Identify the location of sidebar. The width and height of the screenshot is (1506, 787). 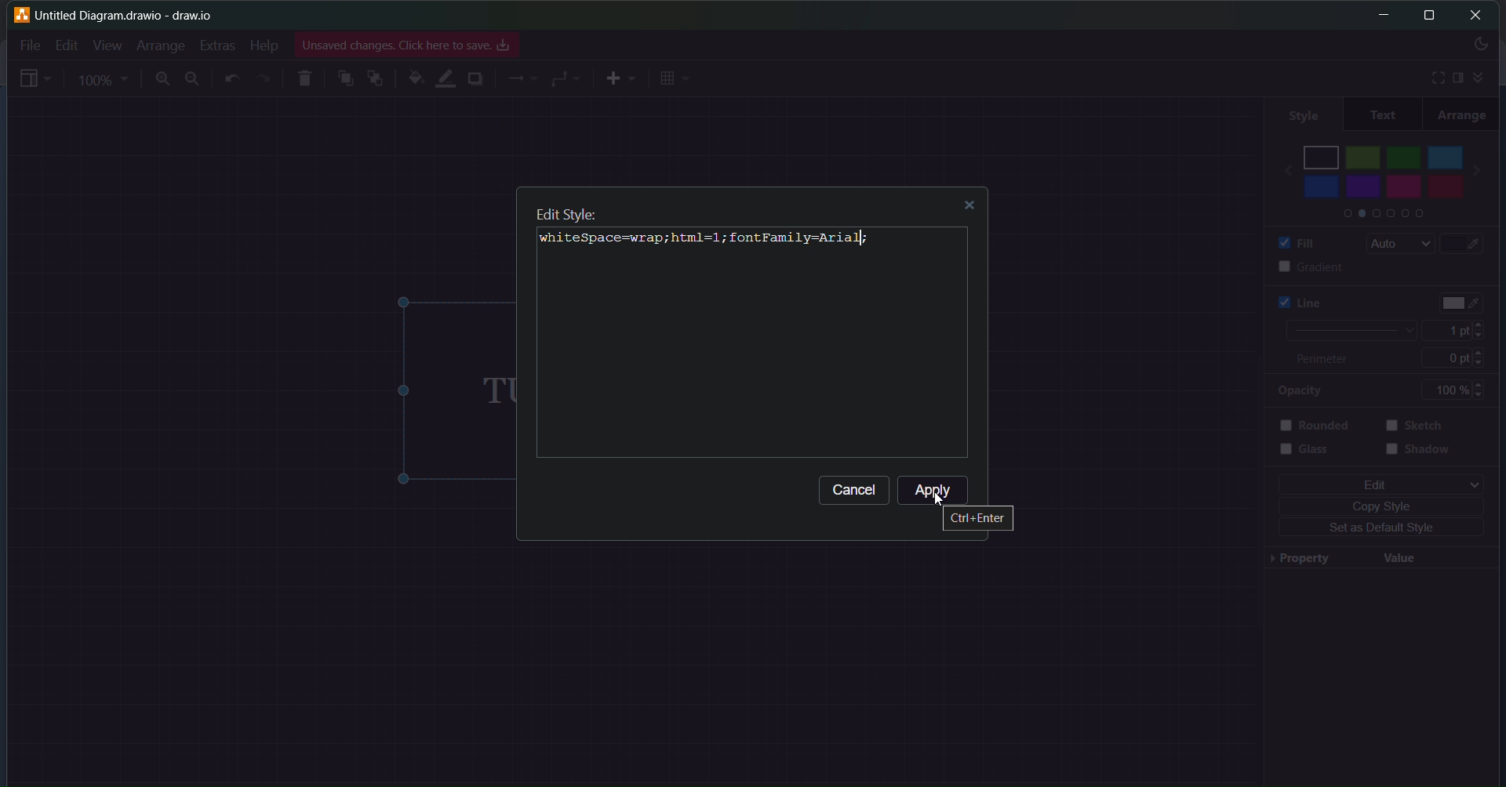
(1457, 78).